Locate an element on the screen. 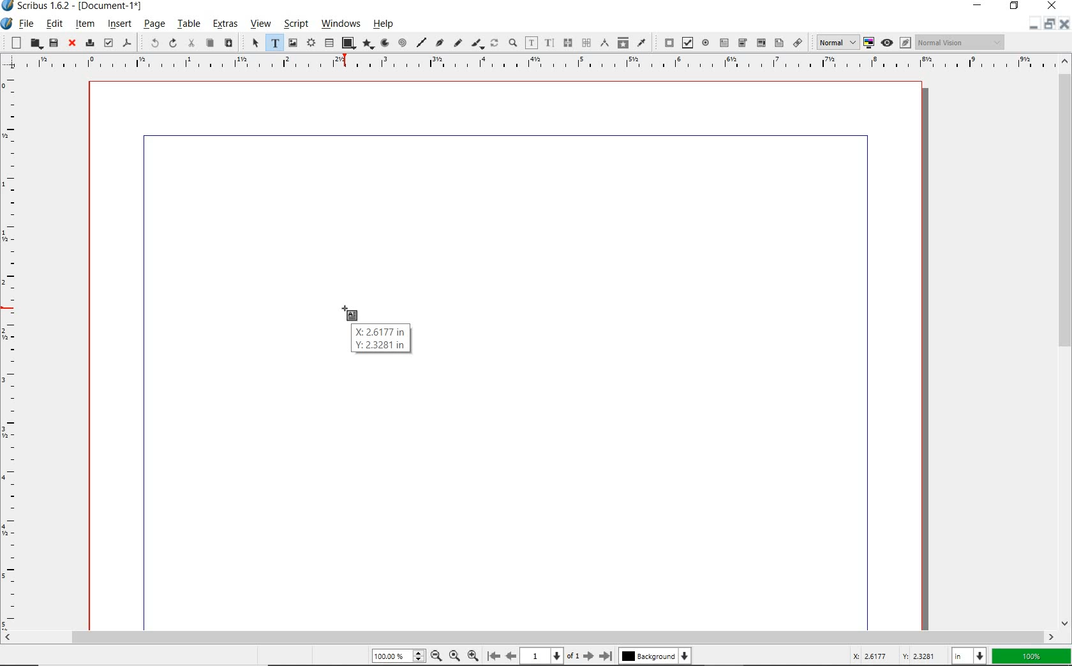 Image resolution: width=1072 pixels, height=666 pixels. open is located at coordinates (34, 44).